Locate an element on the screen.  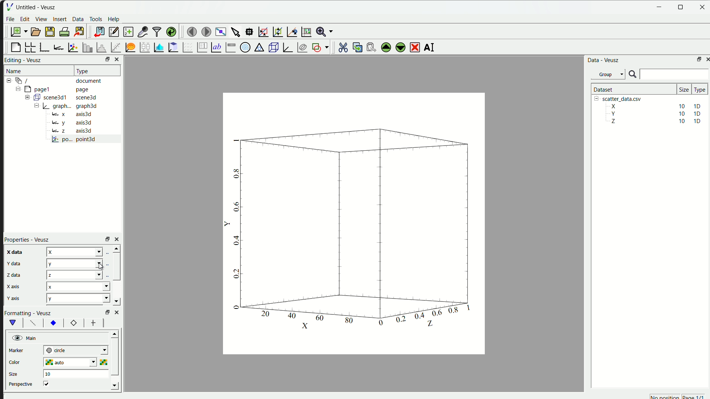
zoom out graph axes is located at coordinates (277, 32).